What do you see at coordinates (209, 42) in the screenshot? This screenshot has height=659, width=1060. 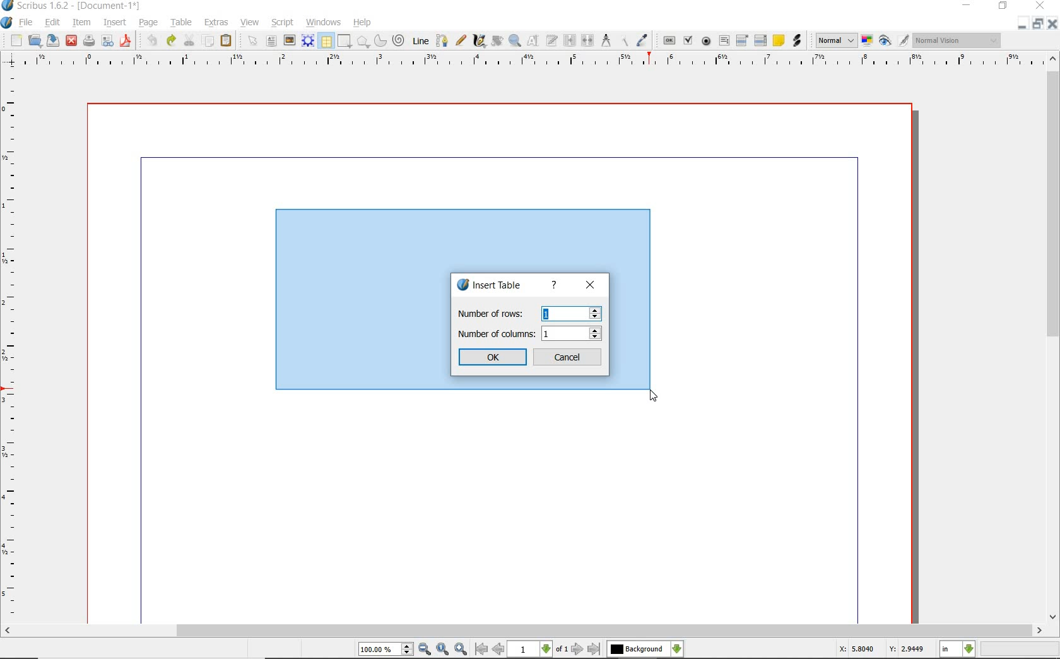 I see `copy` at bounding box center [209, 42].